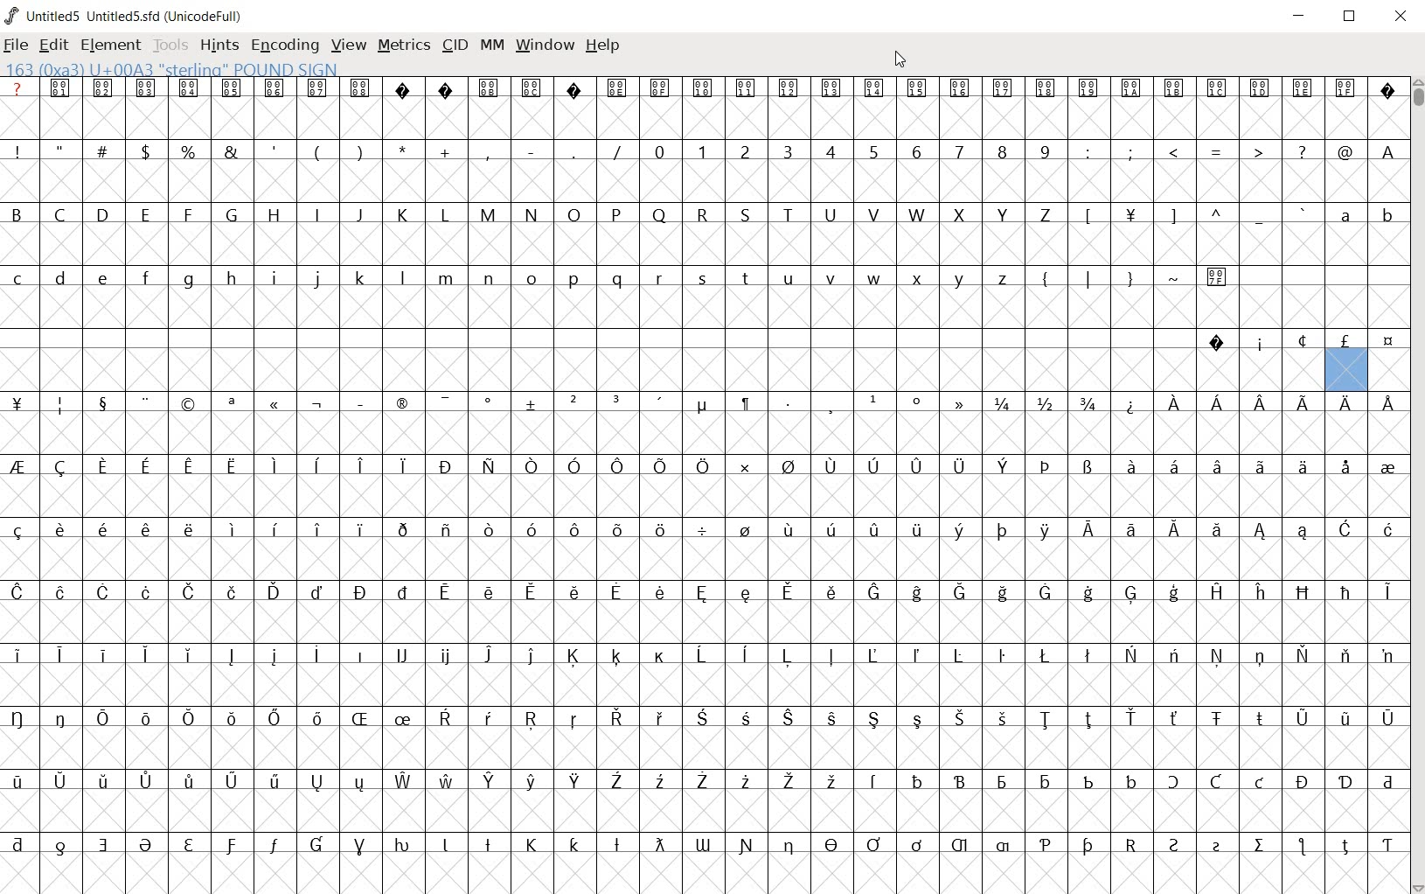 This screenshot has width=1425, height=894. I want to click on !, so click(22, 150).